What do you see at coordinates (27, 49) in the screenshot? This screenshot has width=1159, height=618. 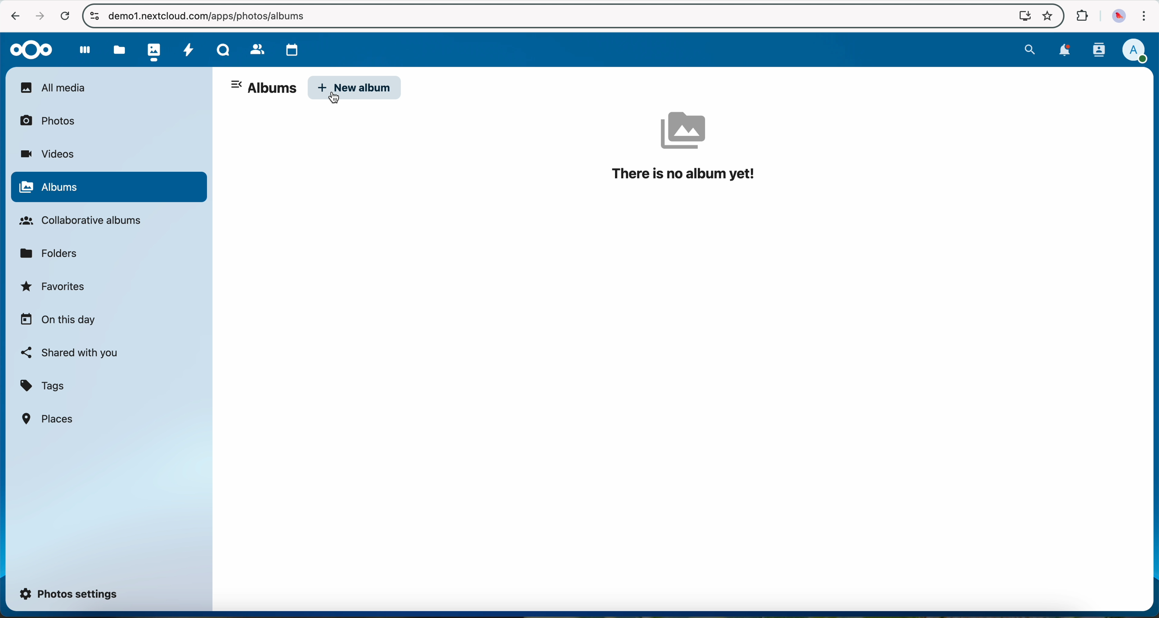 I see `Nextcloud logo` at bounding box center [27, 49].